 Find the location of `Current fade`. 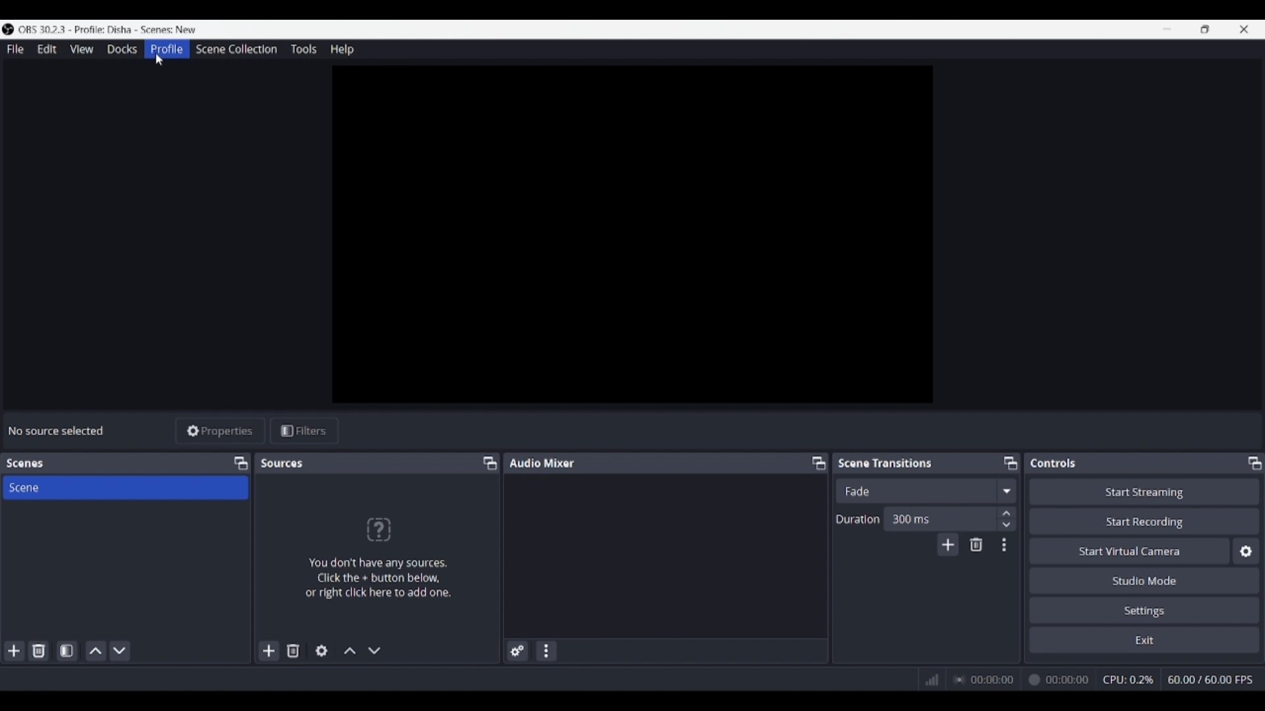

Current fade is located at coordinates (915, 490).